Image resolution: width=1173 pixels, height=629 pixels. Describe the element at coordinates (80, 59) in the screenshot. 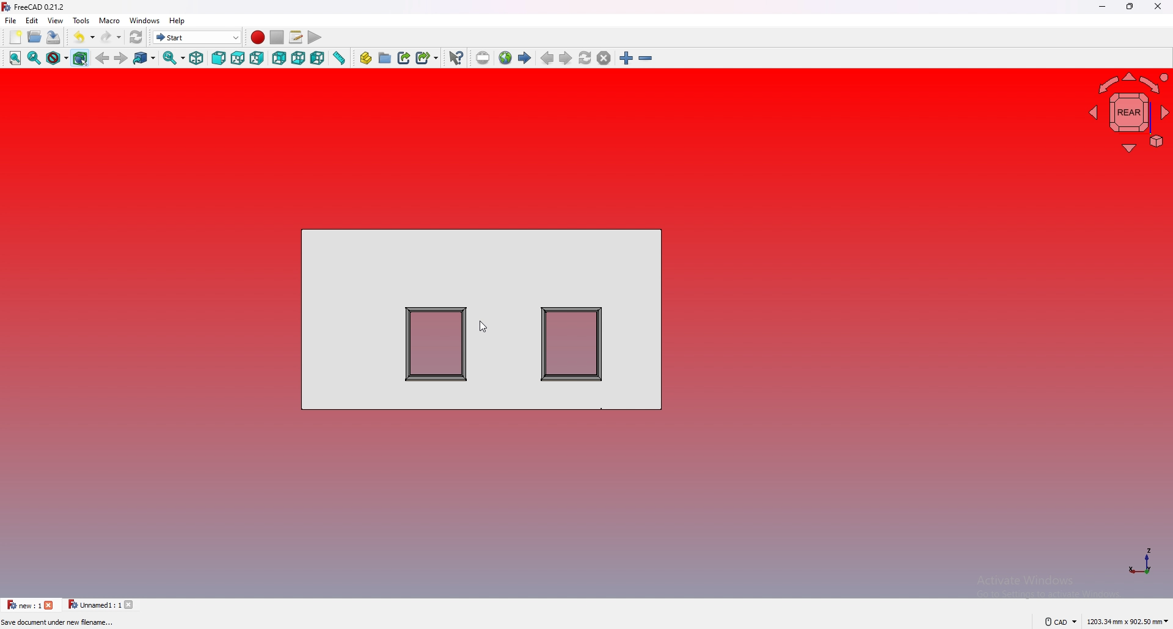

I see `bounding box` at that location.